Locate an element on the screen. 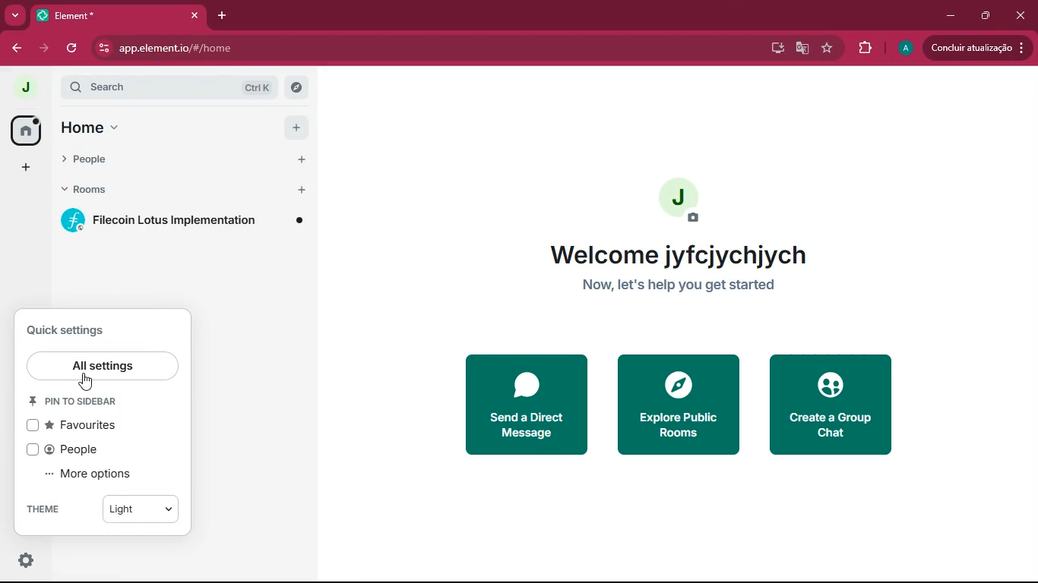 The image size is (1038, 583). maximize is located at coordinates (988, 17).